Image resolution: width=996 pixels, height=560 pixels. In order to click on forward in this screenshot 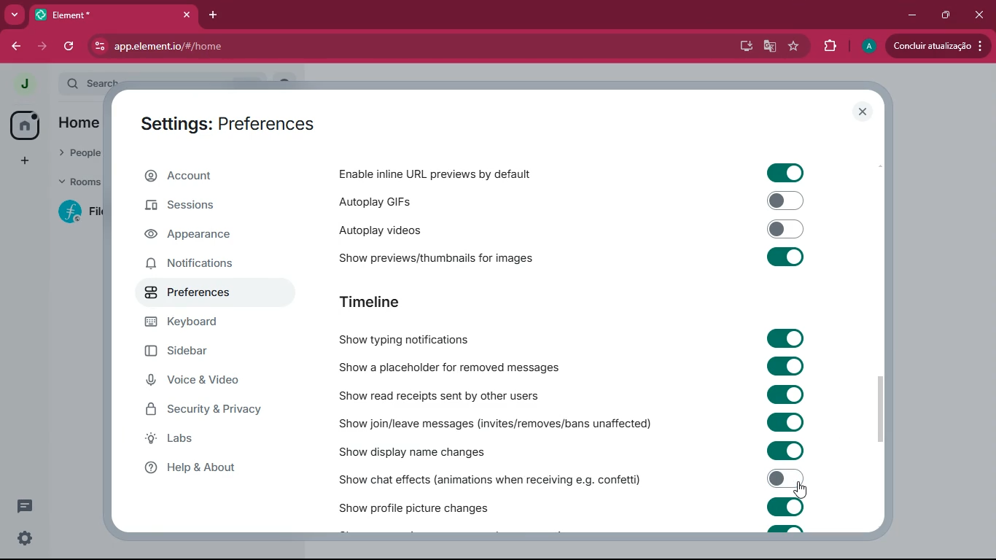, I will do `click(44, 47)`.